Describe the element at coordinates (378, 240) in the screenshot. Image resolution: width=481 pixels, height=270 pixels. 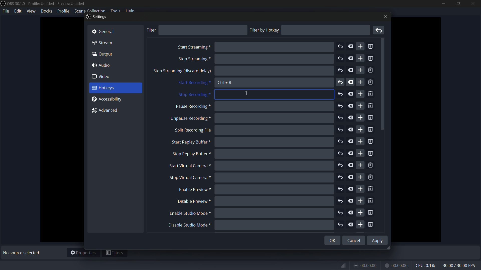
I see `Apply` at that location.